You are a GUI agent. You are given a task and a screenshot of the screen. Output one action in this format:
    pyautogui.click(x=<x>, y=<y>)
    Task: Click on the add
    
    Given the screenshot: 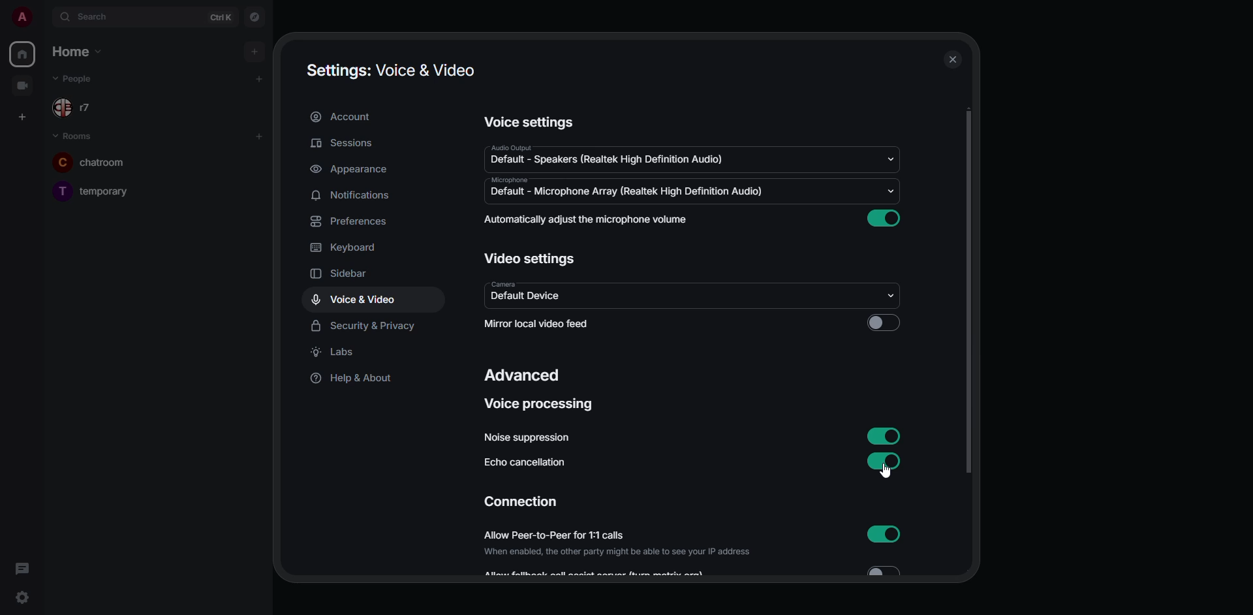 What is the action you would take?
    pyautogui.click(x=256, y=50)
    